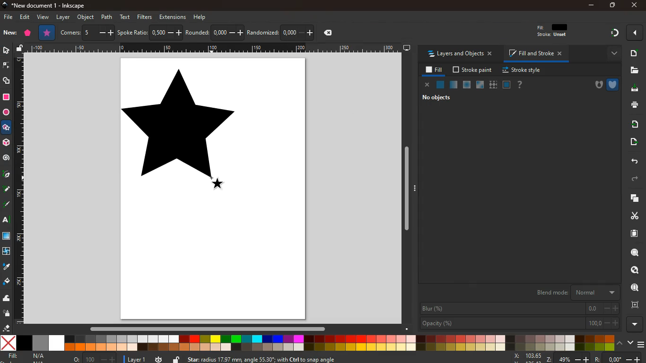 The image size is (646, 363). I want to click on no objects, so click(437, 97).